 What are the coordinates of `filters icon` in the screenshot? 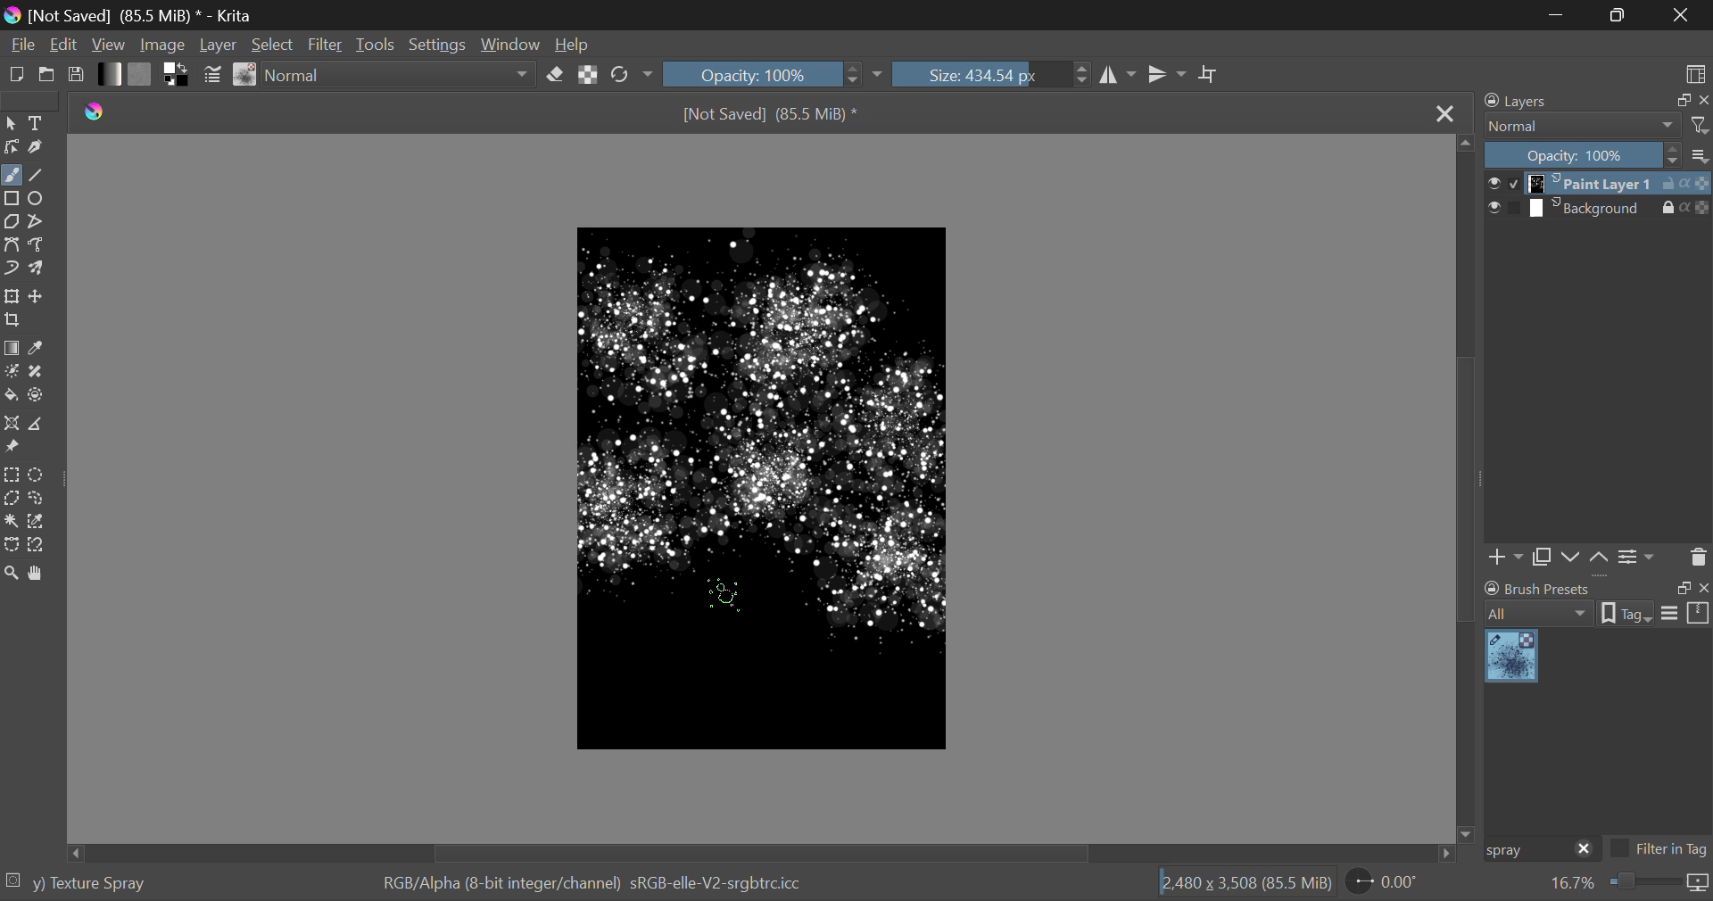 It's located at (1701, 124).